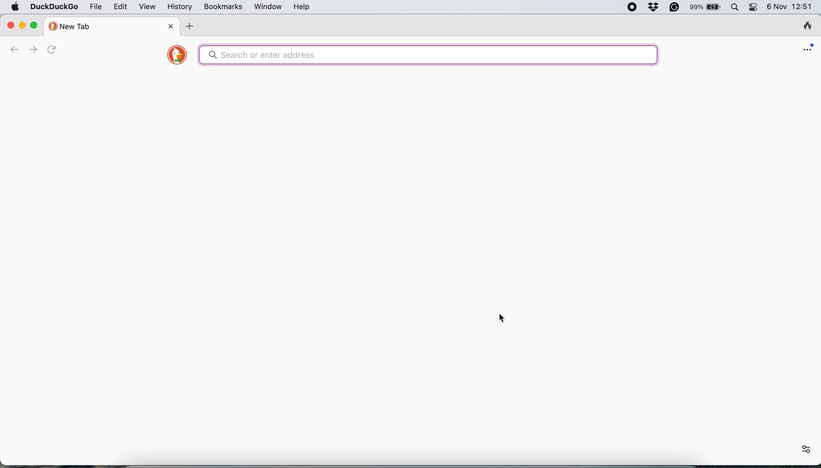 The image size is (821, 468). Describe the element at coordinates (11, 24) in the screenshot. I see `close` at that location.